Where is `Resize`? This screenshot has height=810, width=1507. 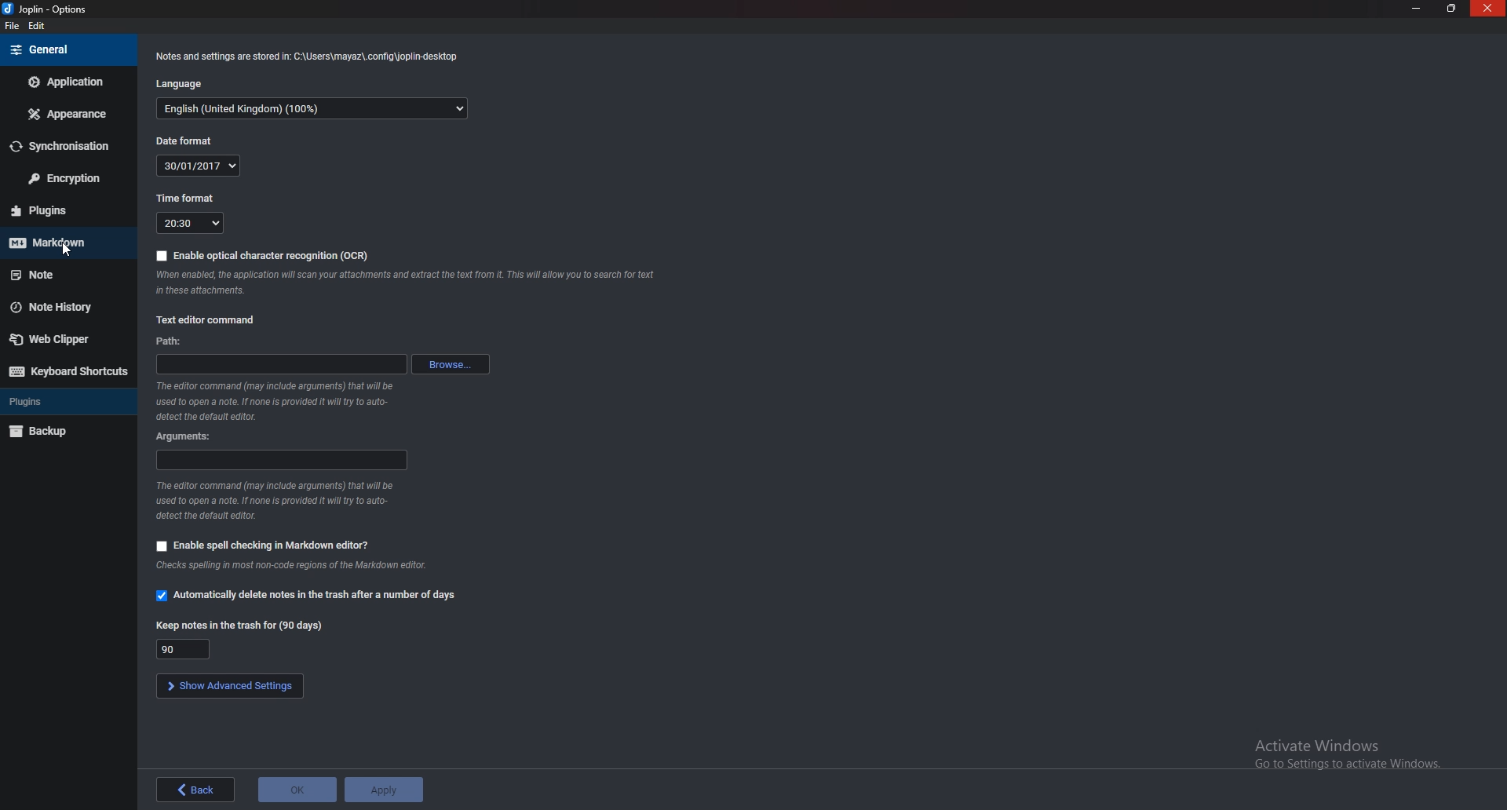
Resize is located at coordinates (1450, 8).